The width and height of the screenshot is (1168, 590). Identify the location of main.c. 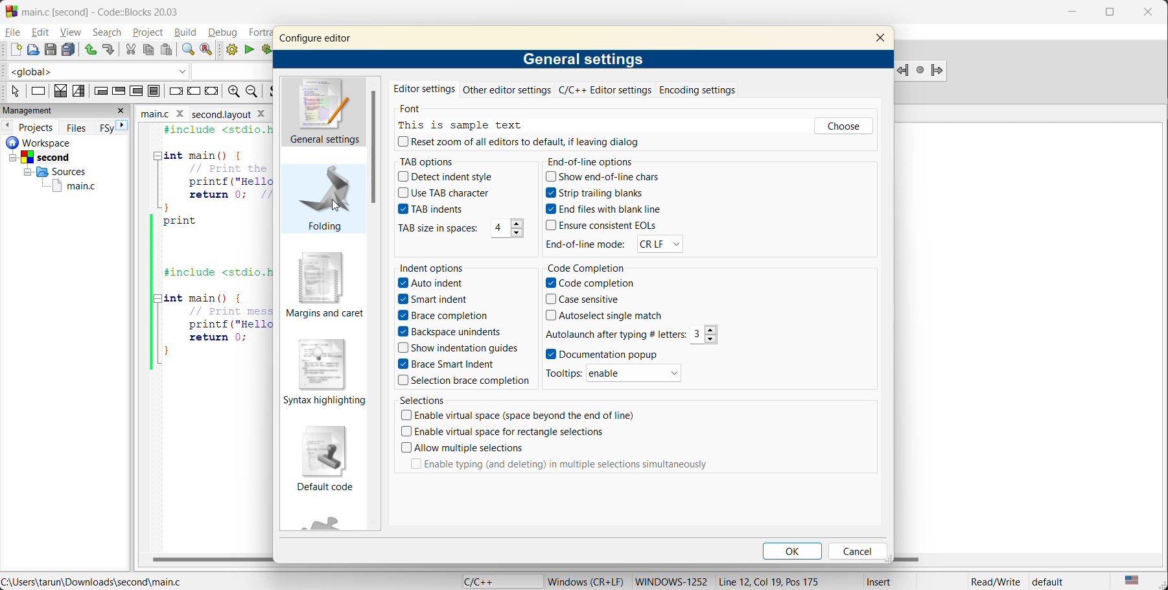
(72, 187).